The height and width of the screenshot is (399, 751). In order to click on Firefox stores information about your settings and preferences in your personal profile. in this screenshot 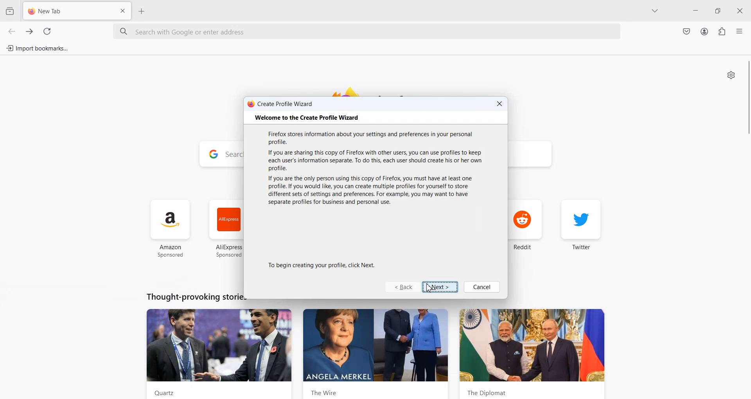, I will do `click(373, 138)`.